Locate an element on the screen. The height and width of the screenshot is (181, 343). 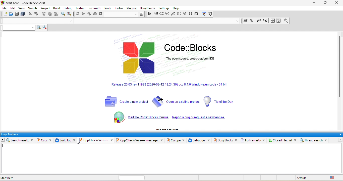
united state is located at coordinates (331, 177).